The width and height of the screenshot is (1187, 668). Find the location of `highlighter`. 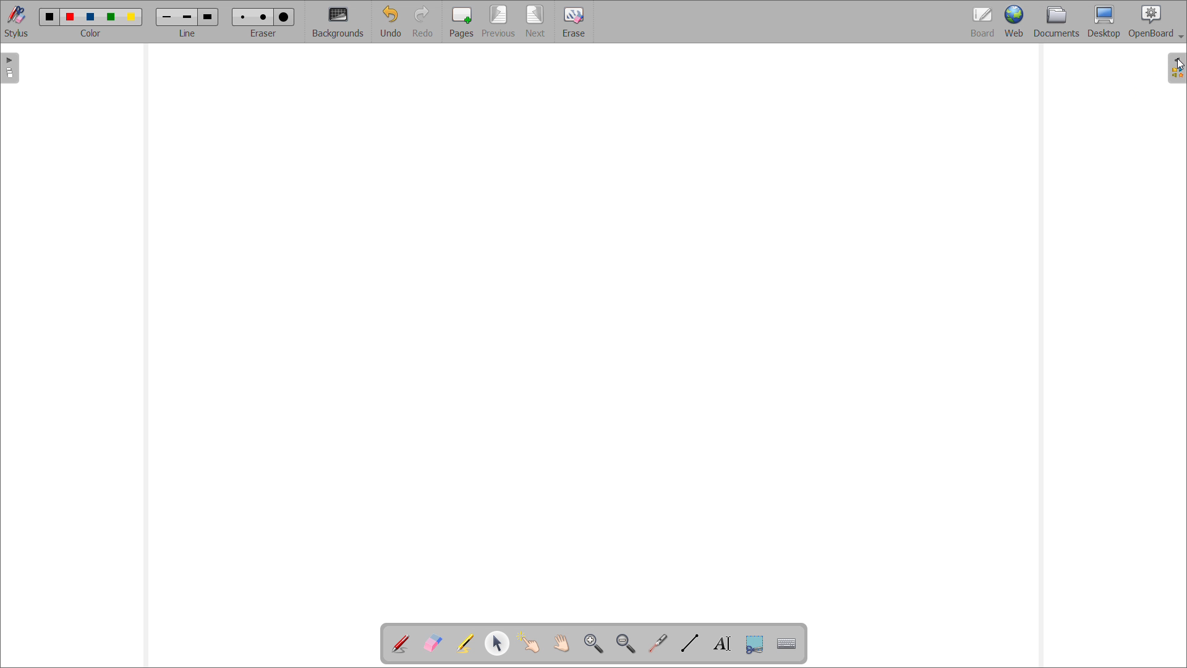

highlighter is located at coordinates (464, 644).